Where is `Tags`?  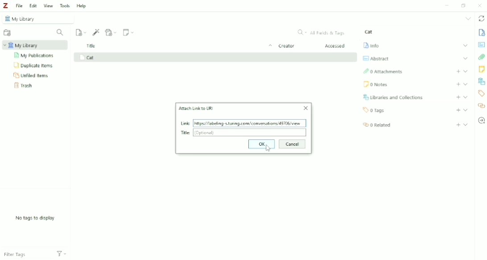 Tags is located at coordinates (374, 110).